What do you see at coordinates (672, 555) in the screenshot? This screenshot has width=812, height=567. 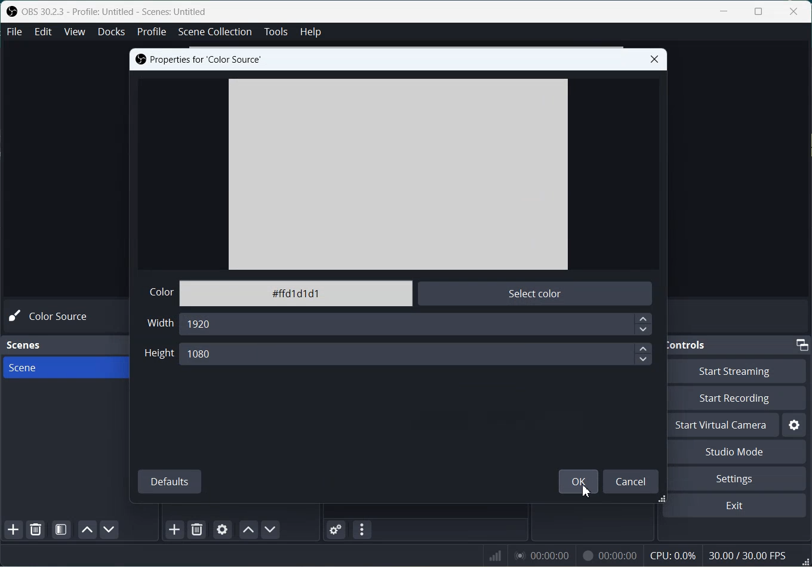 I see `CPU: 0.0%` at bounding box center [672, 555].